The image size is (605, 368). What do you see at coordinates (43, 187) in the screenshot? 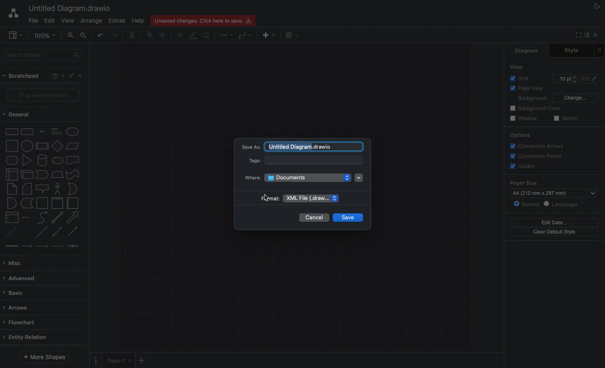
I see `Shapes` at bounding box center [43, 187].